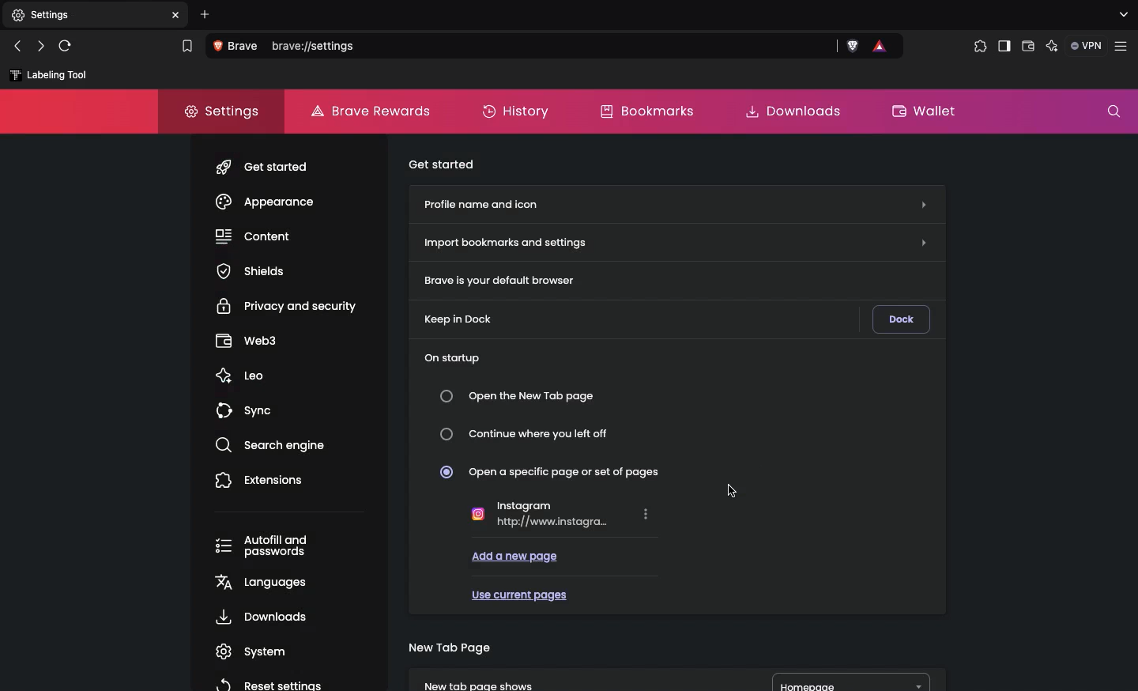 This screenshot has width=1138, height=691. What do you see at coordinates (265, 164) in the screenshot?
I see `Get started` at bounding box center [265, 164].